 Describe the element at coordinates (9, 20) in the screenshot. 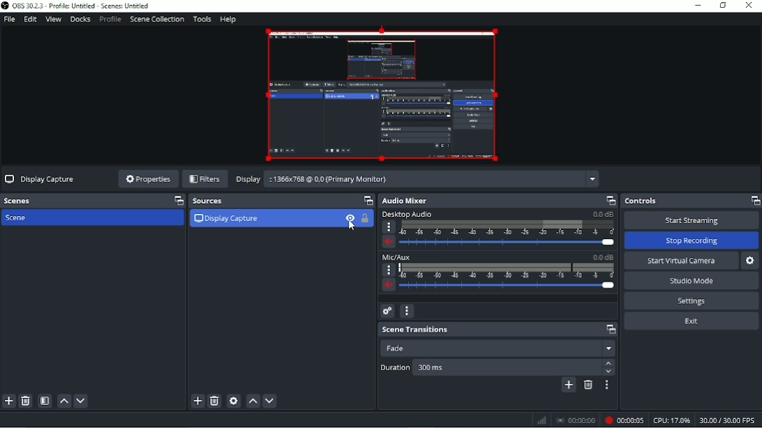

I see `File` at that location.